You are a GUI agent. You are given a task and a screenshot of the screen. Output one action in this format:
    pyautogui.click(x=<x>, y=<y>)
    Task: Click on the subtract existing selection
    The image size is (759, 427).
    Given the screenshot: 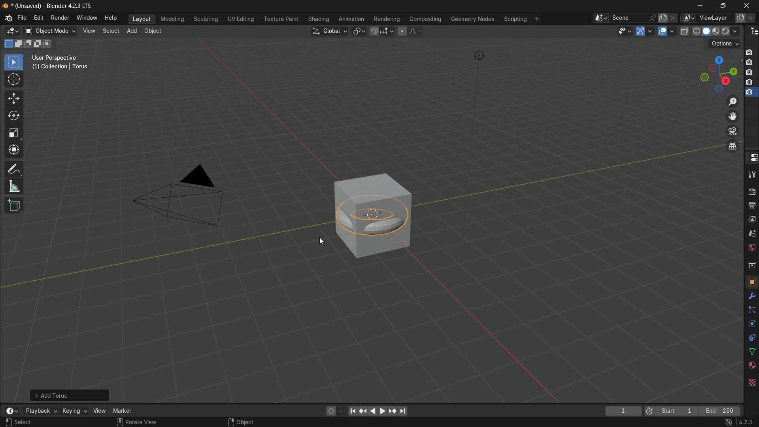 What is the action you would take?
    pyautogui.click(x=30, y=44)
    